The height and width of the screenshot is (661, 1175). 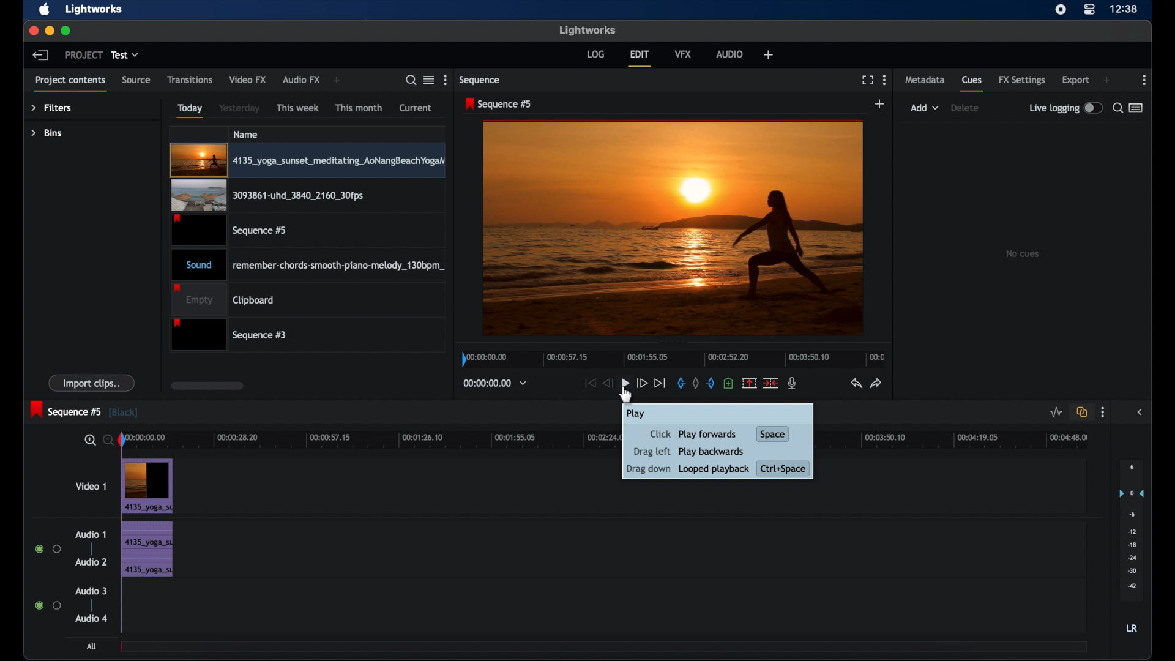 What do you see at coordinates (1082, 412) in the screenshot?
I see `toggle auto track synd` at bounding box center [1082, 412].